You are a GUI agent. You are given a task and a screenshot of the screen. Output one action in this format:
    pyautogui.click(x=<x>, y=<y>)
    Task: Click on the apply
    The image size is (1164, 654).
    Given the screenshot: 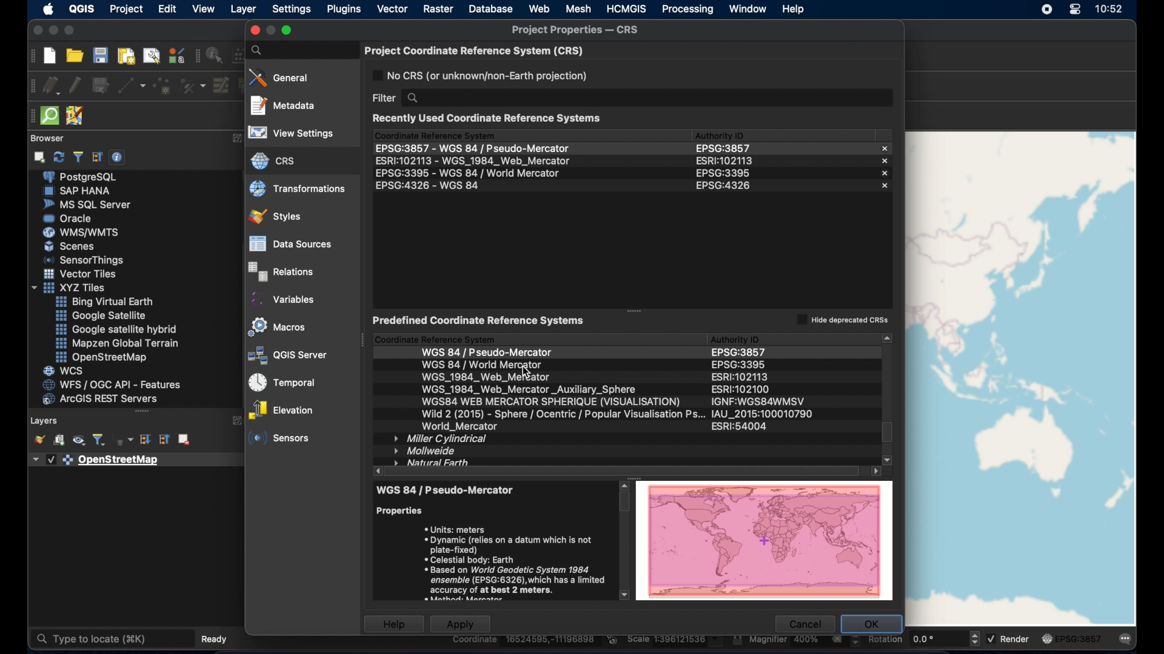 What is the action you would take?
    pyautogui.click(x=463, y=624)
    